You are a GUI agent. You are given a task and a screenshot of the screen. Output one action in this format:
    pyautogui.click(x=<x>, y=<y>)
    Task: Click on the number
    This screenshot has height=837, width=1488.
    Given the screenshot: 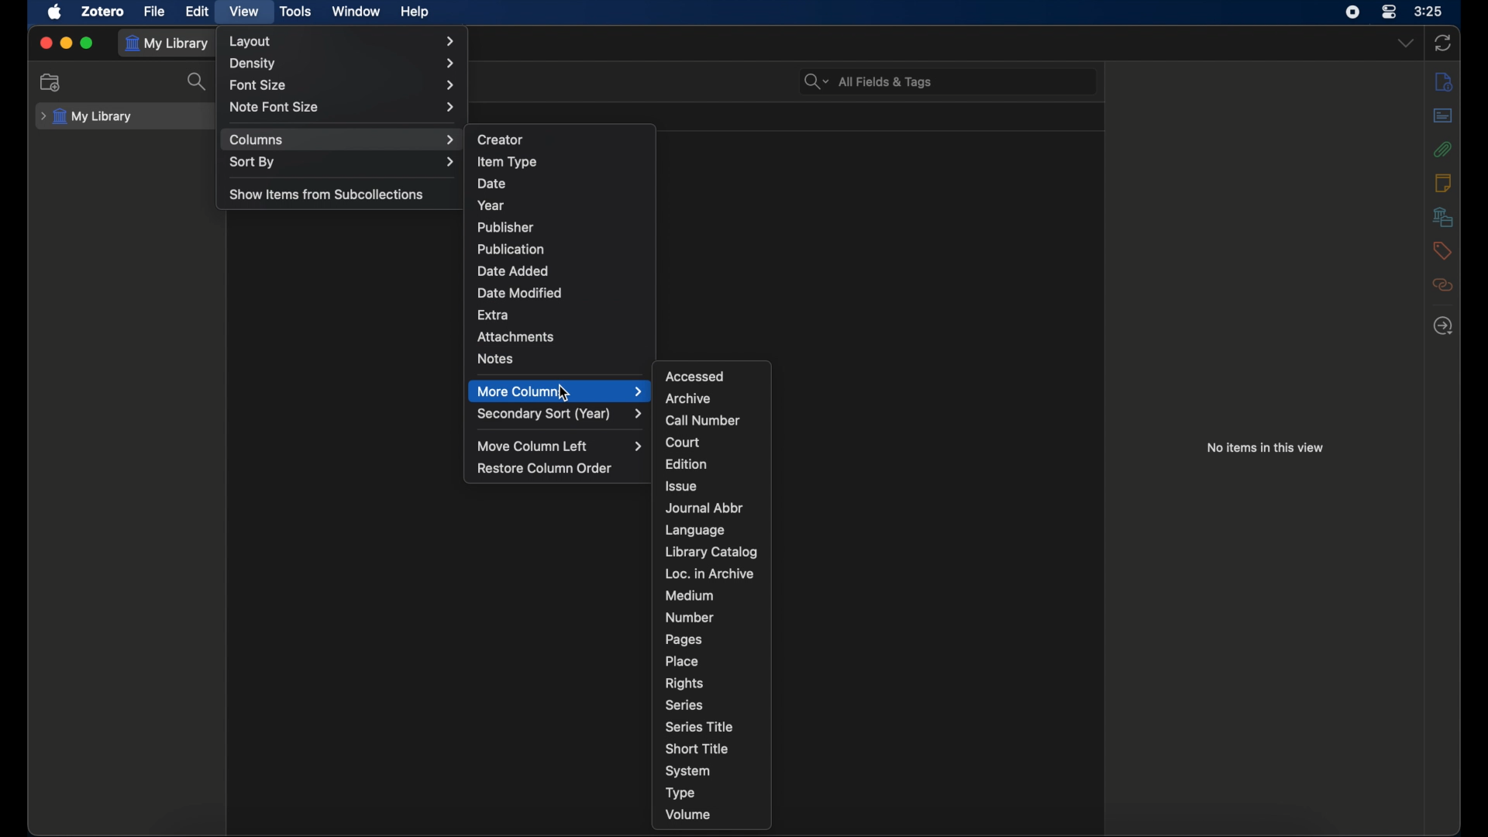 What is the action you would take?
    pyautogui.click(x=690, y=617)
    